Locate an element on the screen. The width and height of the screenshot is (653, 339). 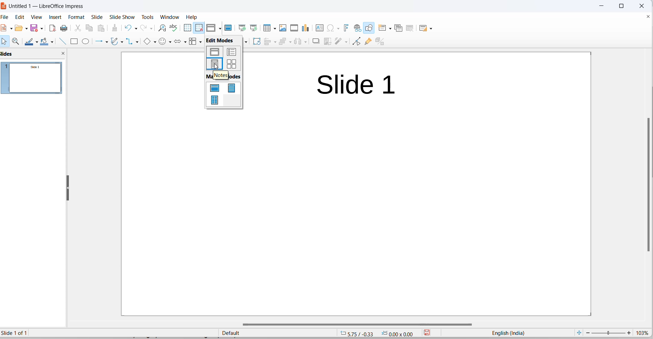
resize is located at coordinates (68, 187).